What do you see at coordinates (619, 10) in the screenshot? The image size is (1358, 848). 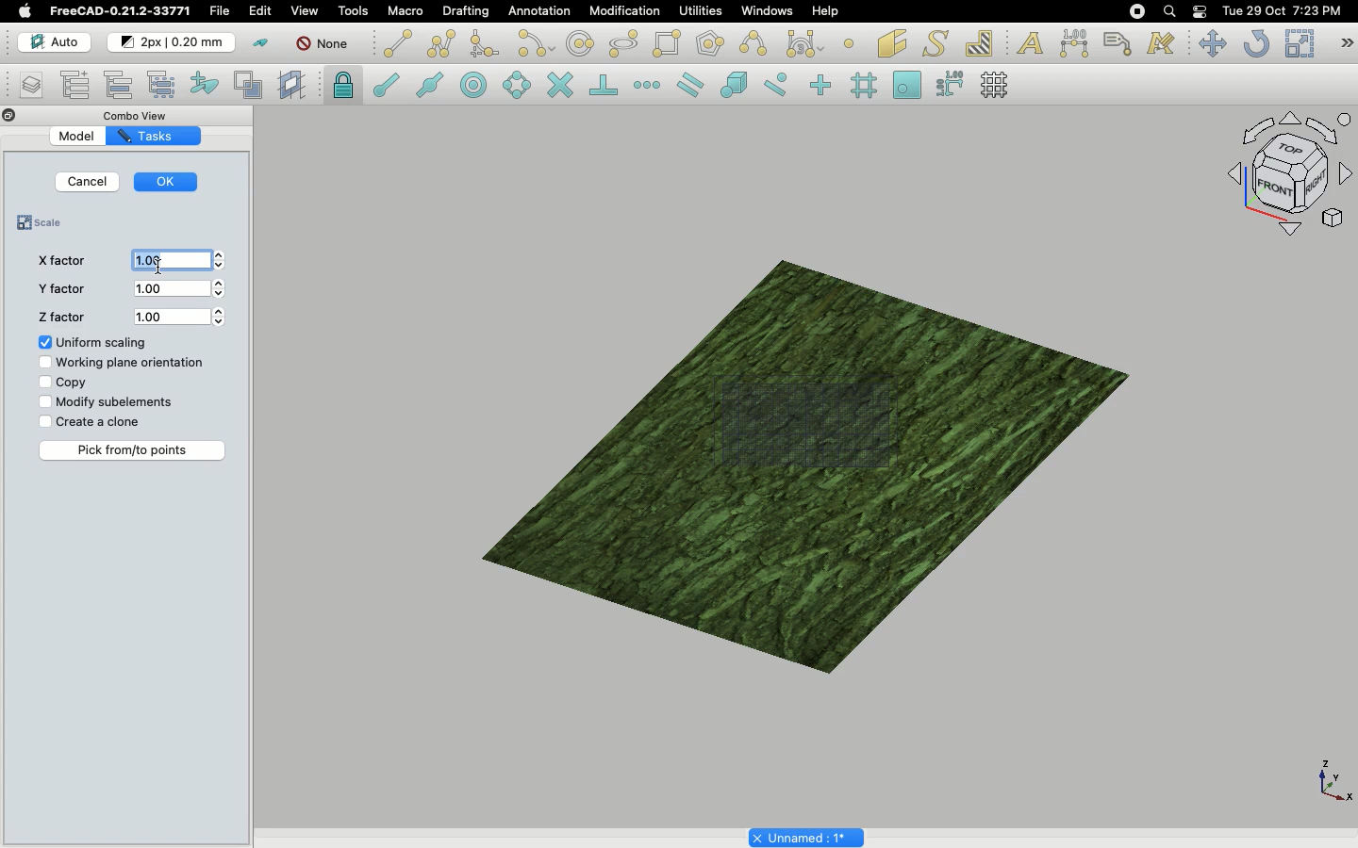 I see `Modification` at bounding box center [619, 10].